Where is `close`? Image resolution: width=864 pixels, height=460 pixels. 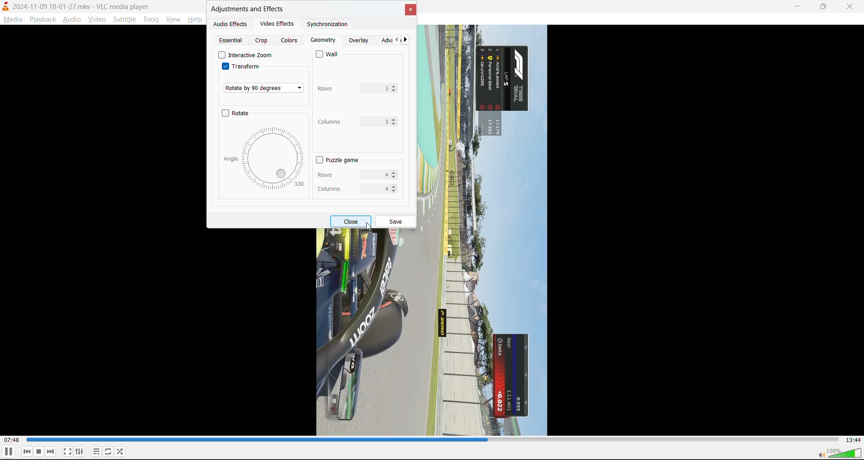 close is located at coordinates (353, 222).